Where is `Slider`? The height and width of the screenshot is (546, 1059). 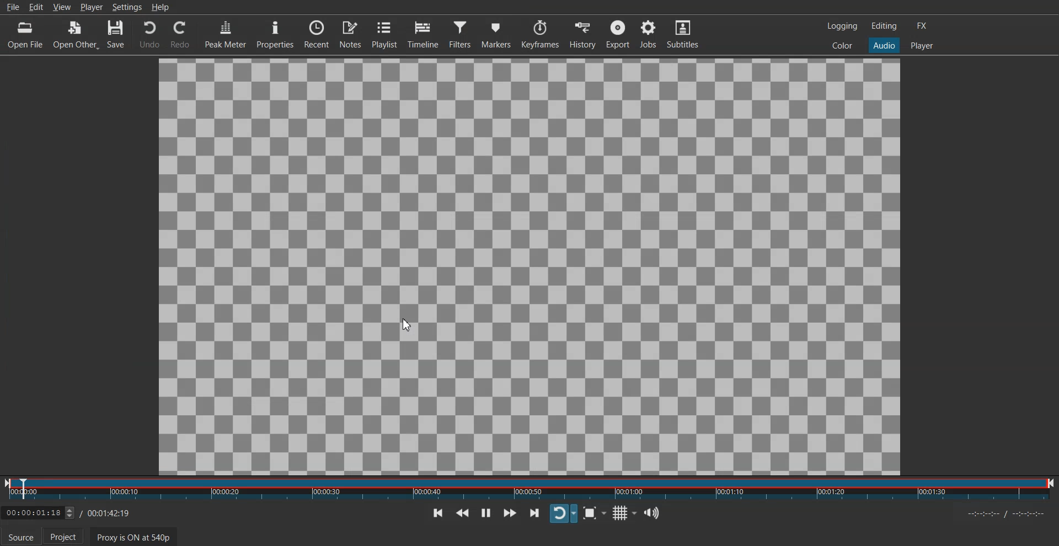
Slider is located at coordinates (529, 490).